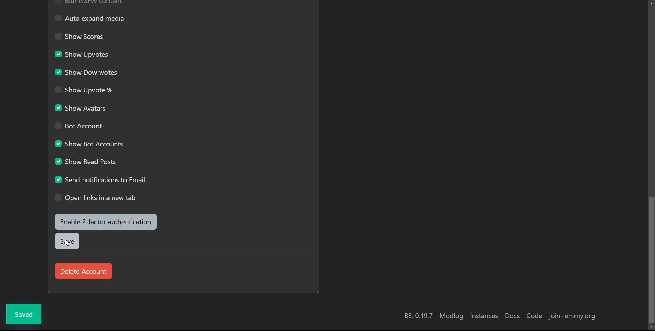 The image size is (655, 331). What do you see at coordinates (88, 143) in the screenshot?
I see `show bot accounts` at bounding box center [88, 143].